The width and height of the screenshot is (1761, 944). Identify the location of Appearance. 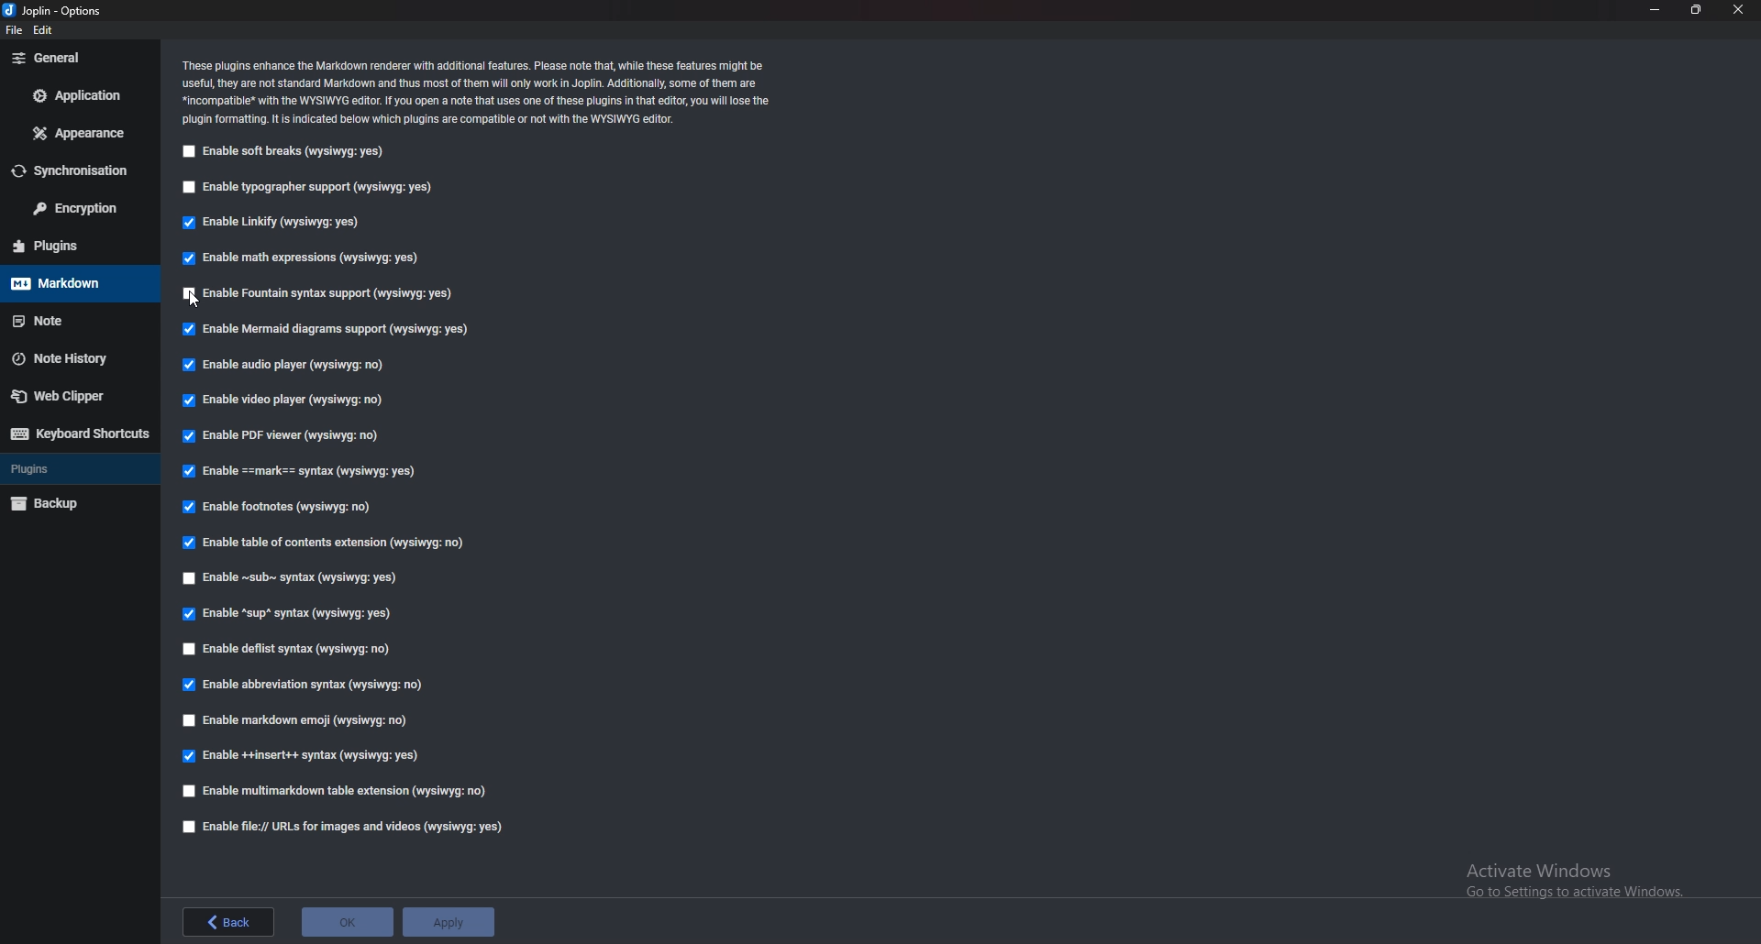
(74, 133).